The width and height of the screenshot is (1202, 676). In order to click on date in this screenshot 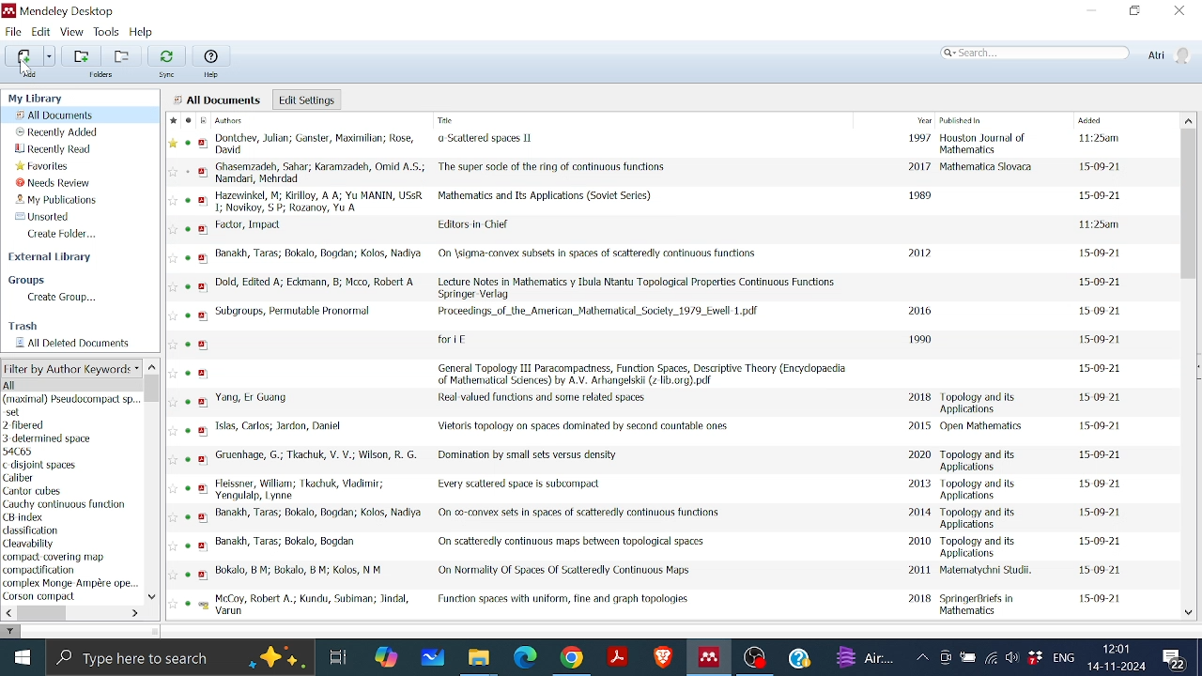, I will do `click(1102, 166)`.